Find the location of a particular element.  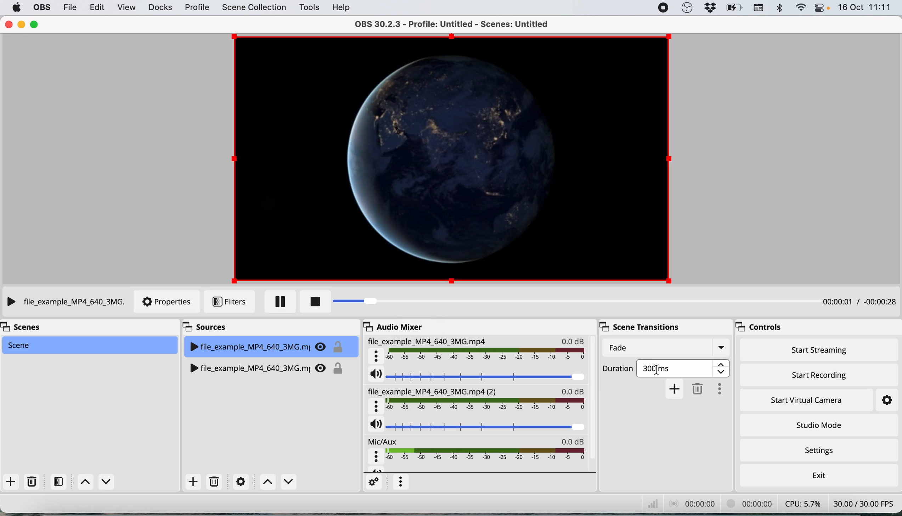

keyboard is located at coordinates (761, 9).